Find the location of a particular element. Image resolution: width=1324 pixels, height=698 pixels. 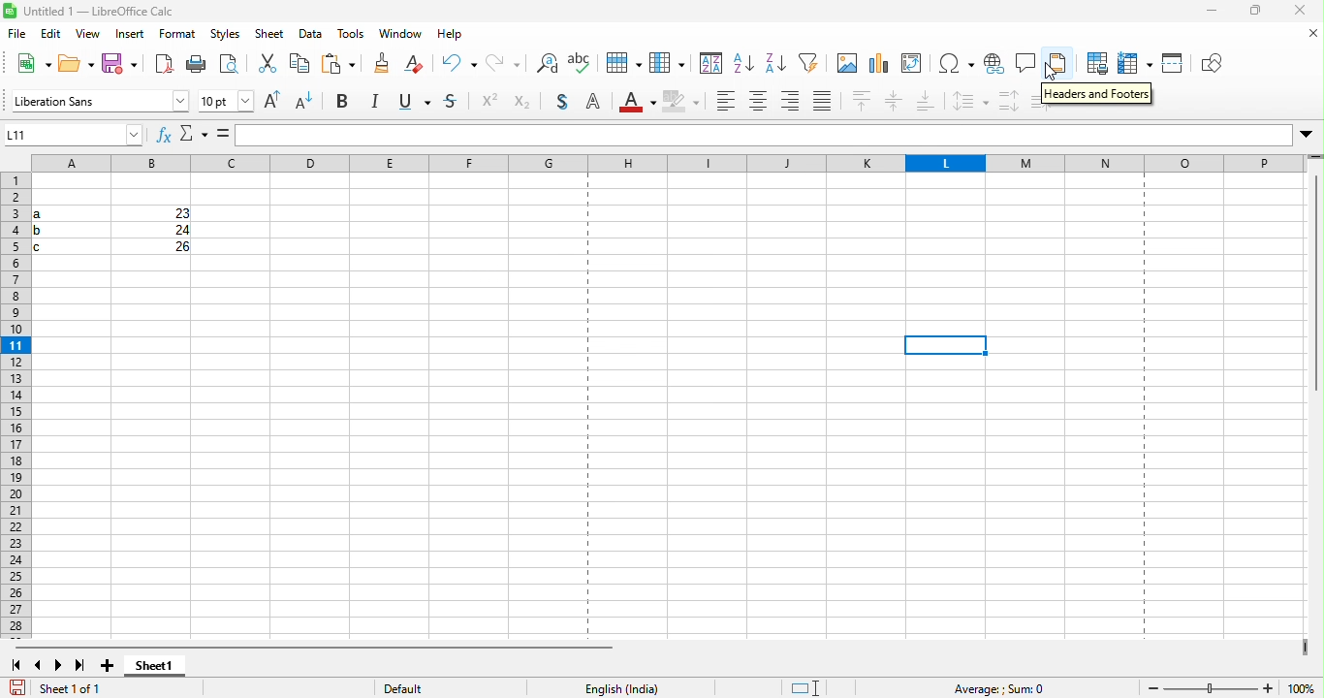

maximize is located at coordinates (1256, 13).